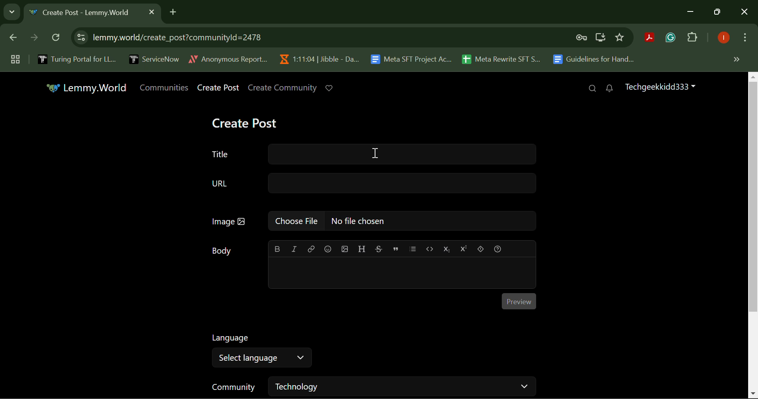 The height and width of the screenshot is (399, 758). I want to click on Bookmark, so click(620, 38).